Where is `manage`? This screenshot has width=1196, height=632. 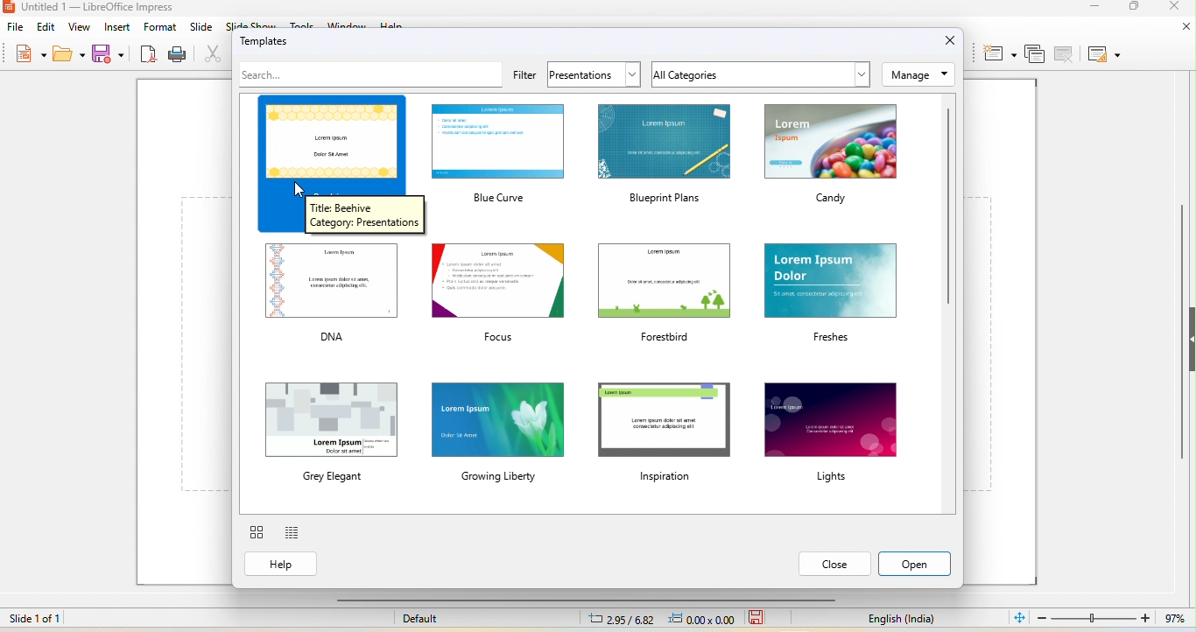
manage is located at coordinates (918, 74).